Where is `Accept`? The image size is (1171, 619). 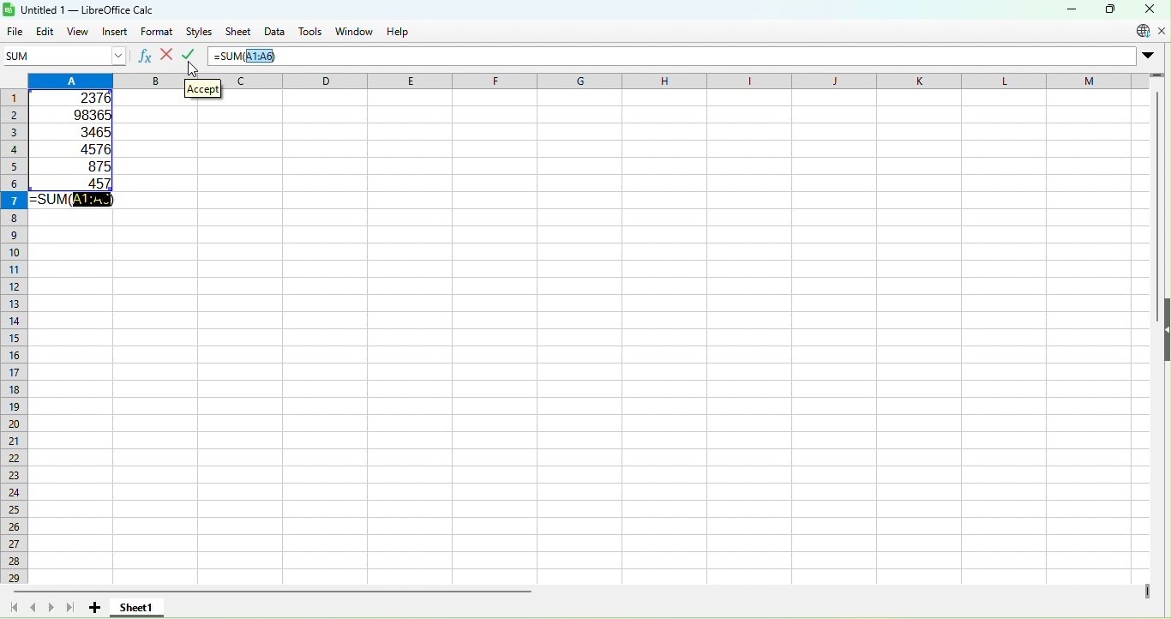 Accept is located at coordinates (204, 87).